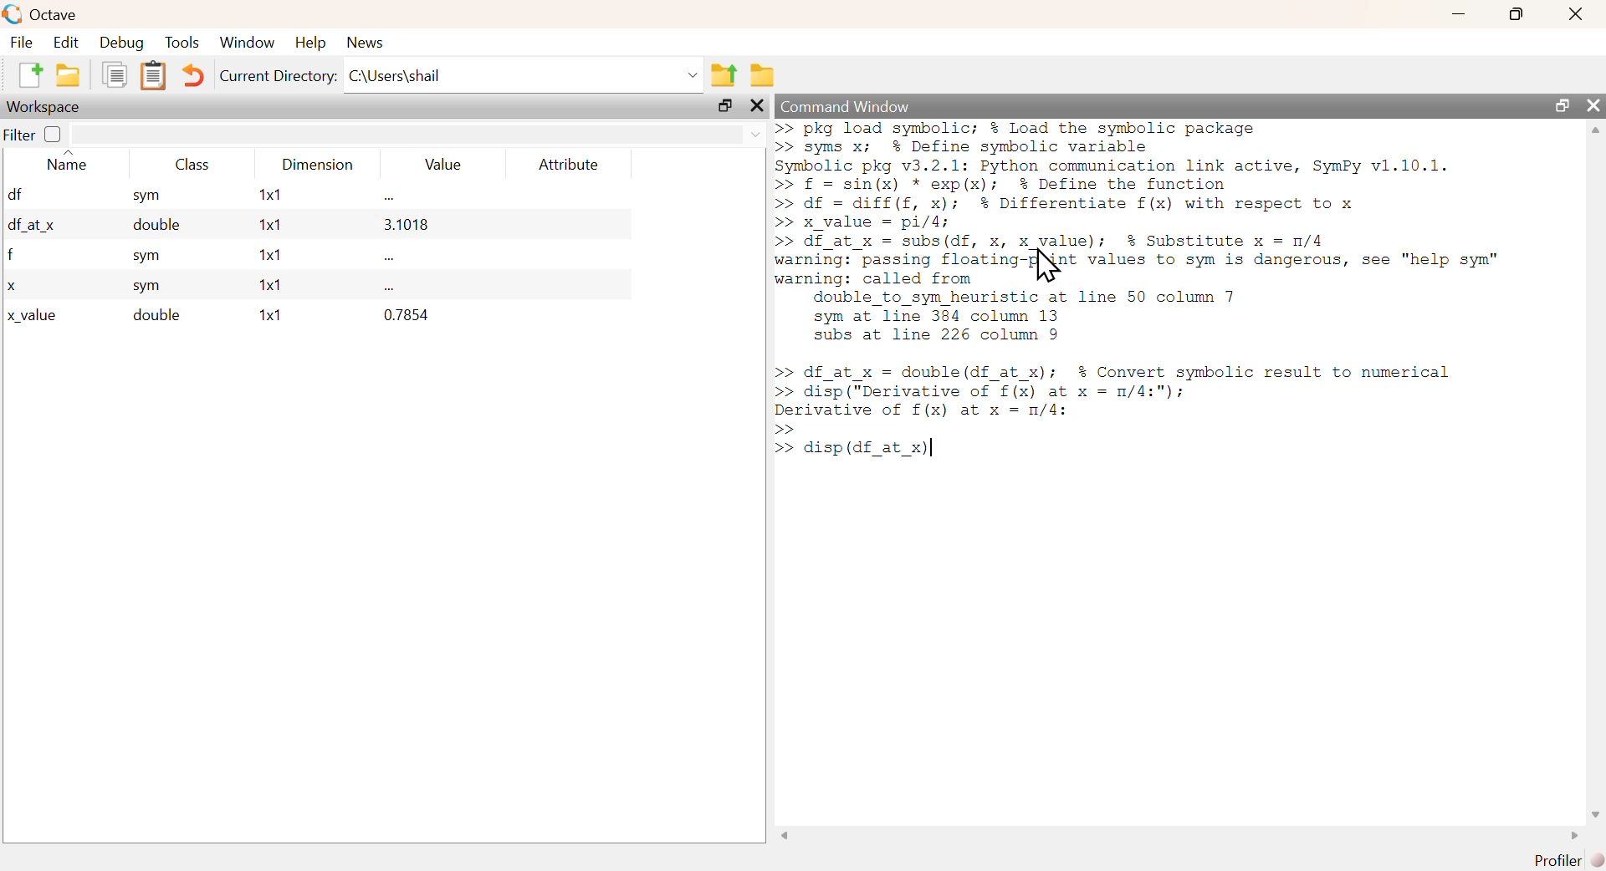 This screenshot has width=1606, height=871. I want to click on New Script, so click(33, 74).